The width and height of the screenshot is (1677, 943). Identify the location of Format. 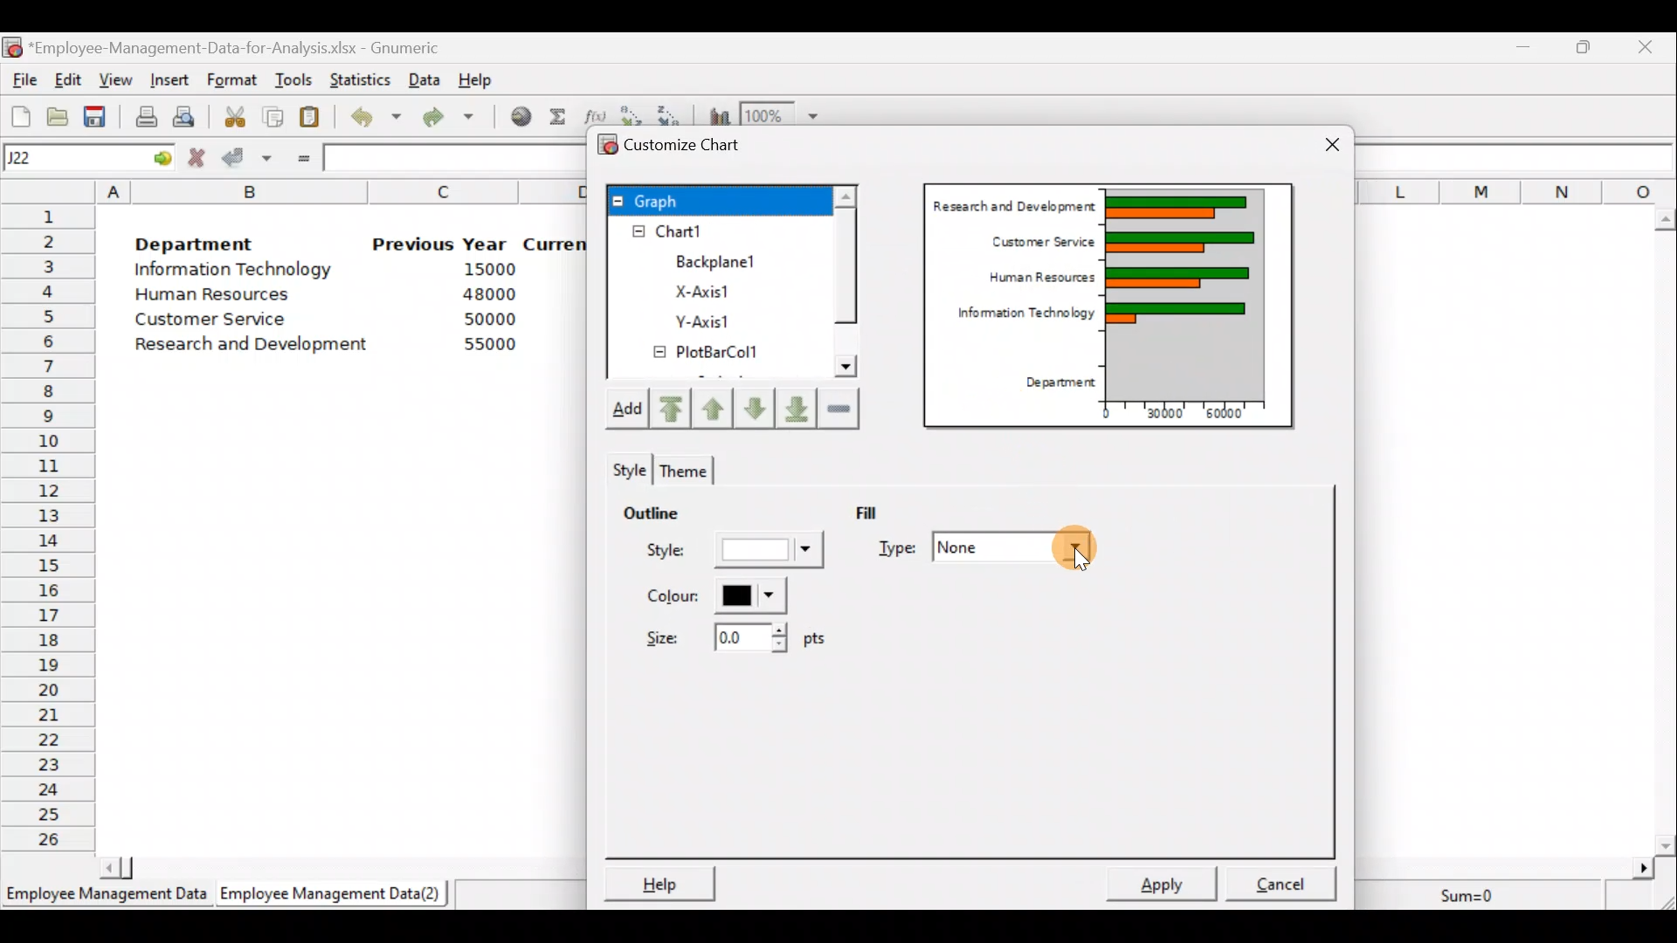
(234, 78).